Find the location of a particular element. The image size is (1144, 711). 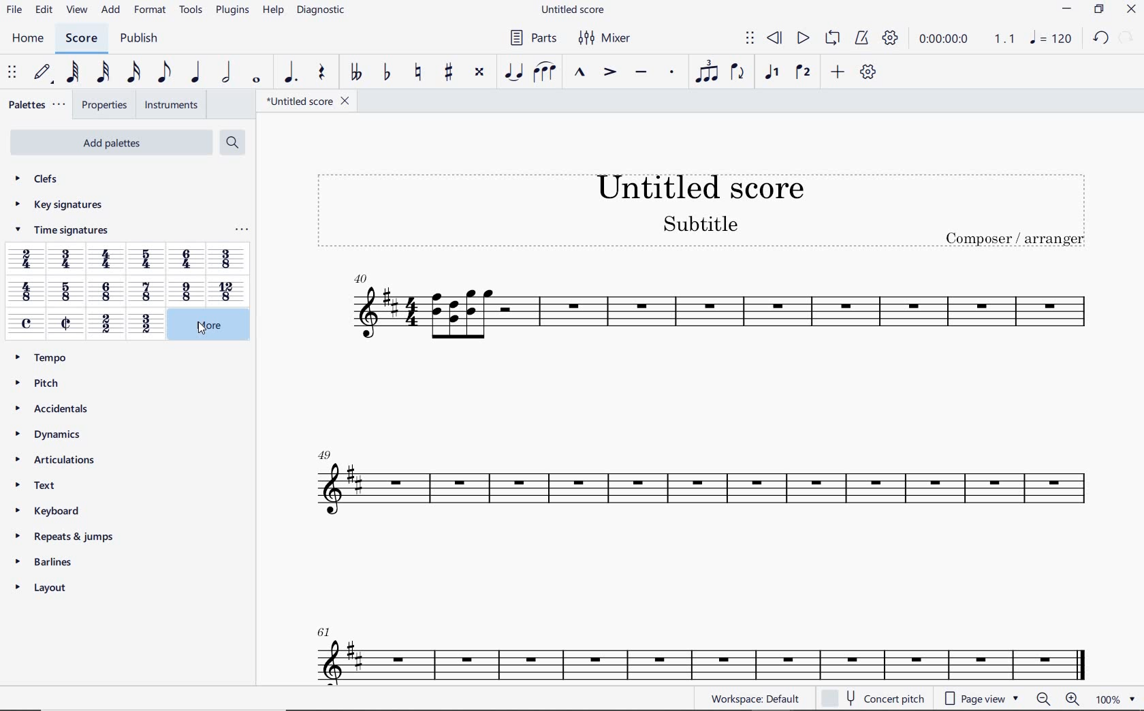

7/8 is located at coordinates (146, 293).